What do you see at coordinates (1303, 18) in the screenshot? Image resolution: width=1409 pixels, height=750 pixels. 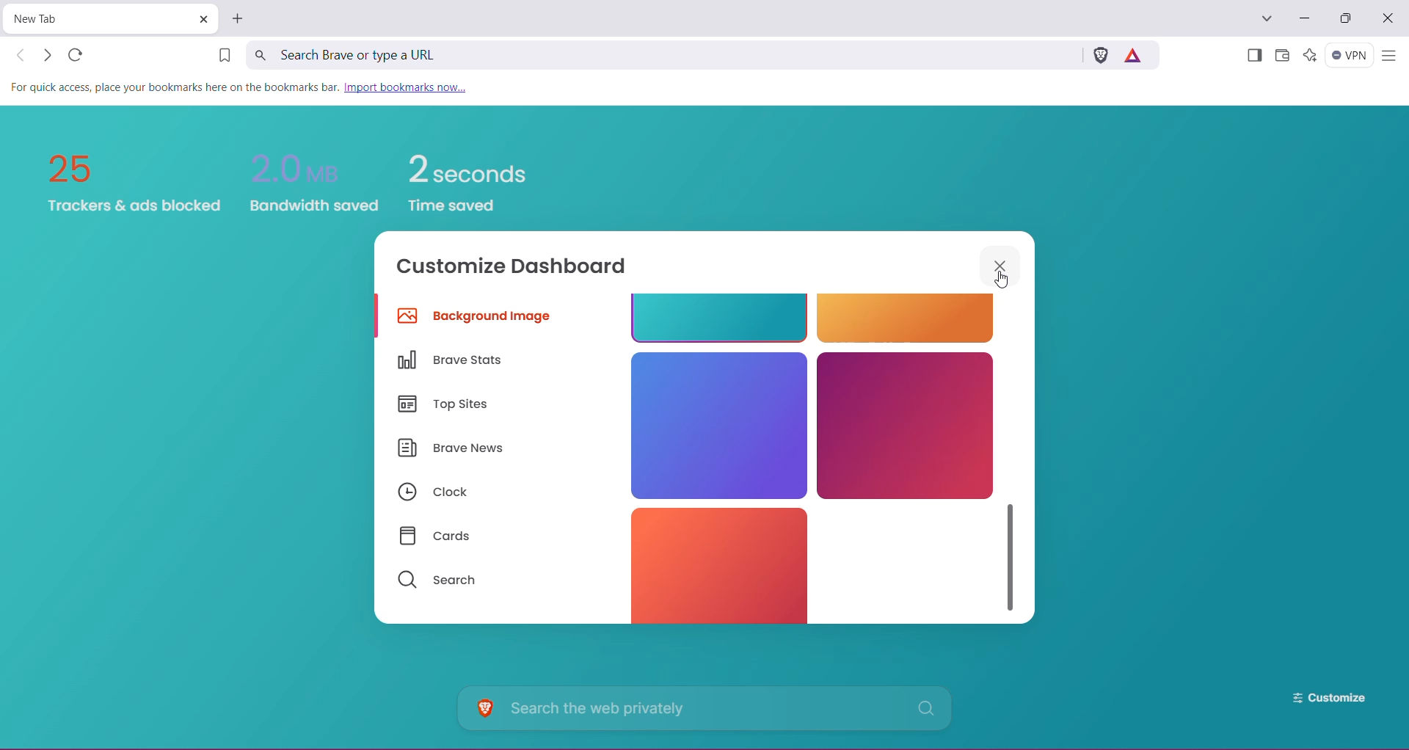 I see `Minimize` at bounding box center [1303, 18].